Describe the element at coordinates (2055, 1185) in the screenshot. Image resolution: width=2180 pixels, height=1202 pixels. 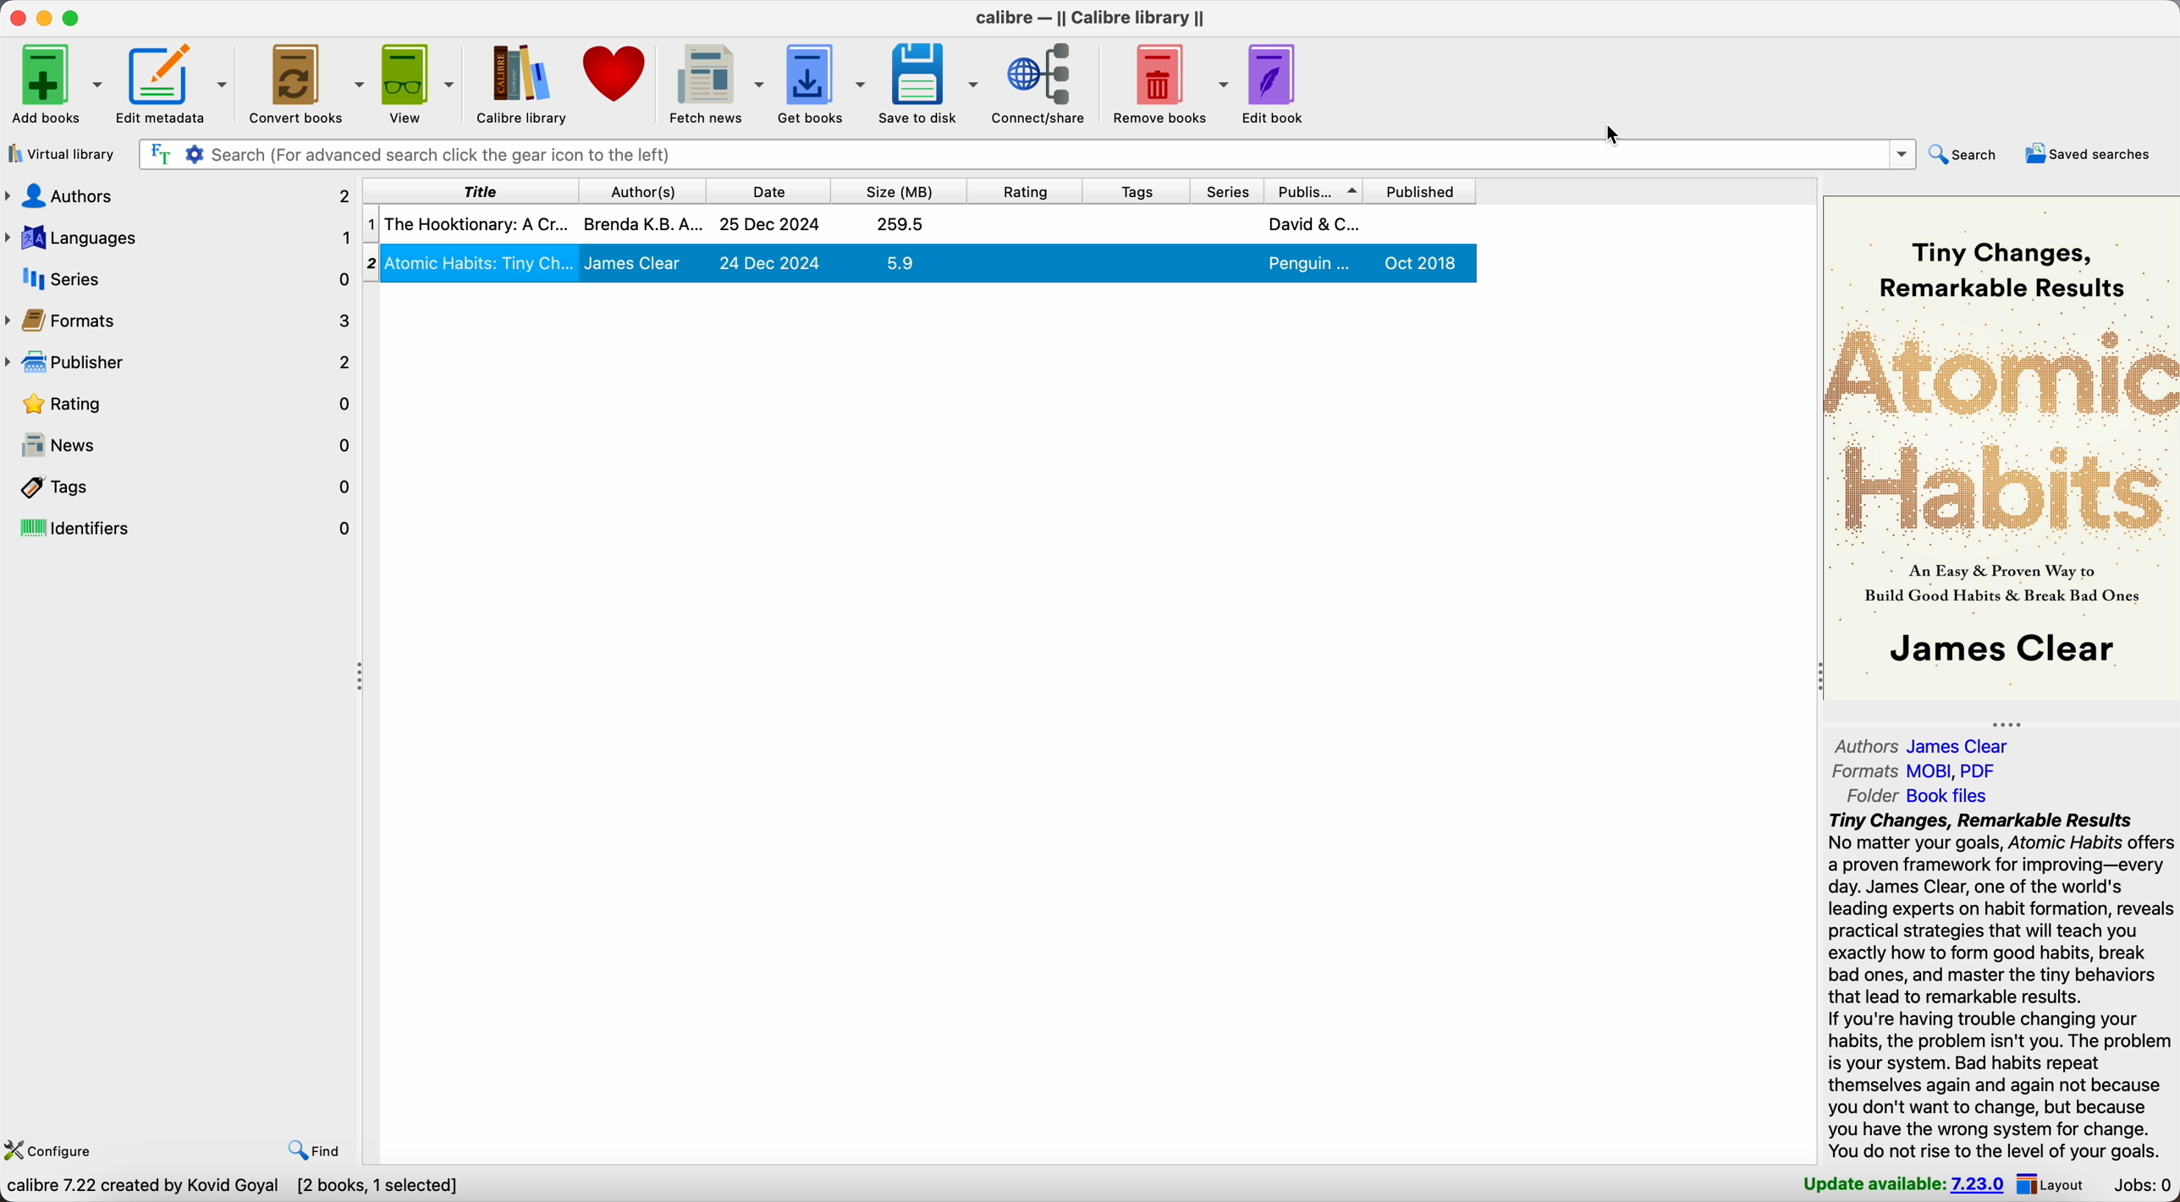
I see `layout` at that location.